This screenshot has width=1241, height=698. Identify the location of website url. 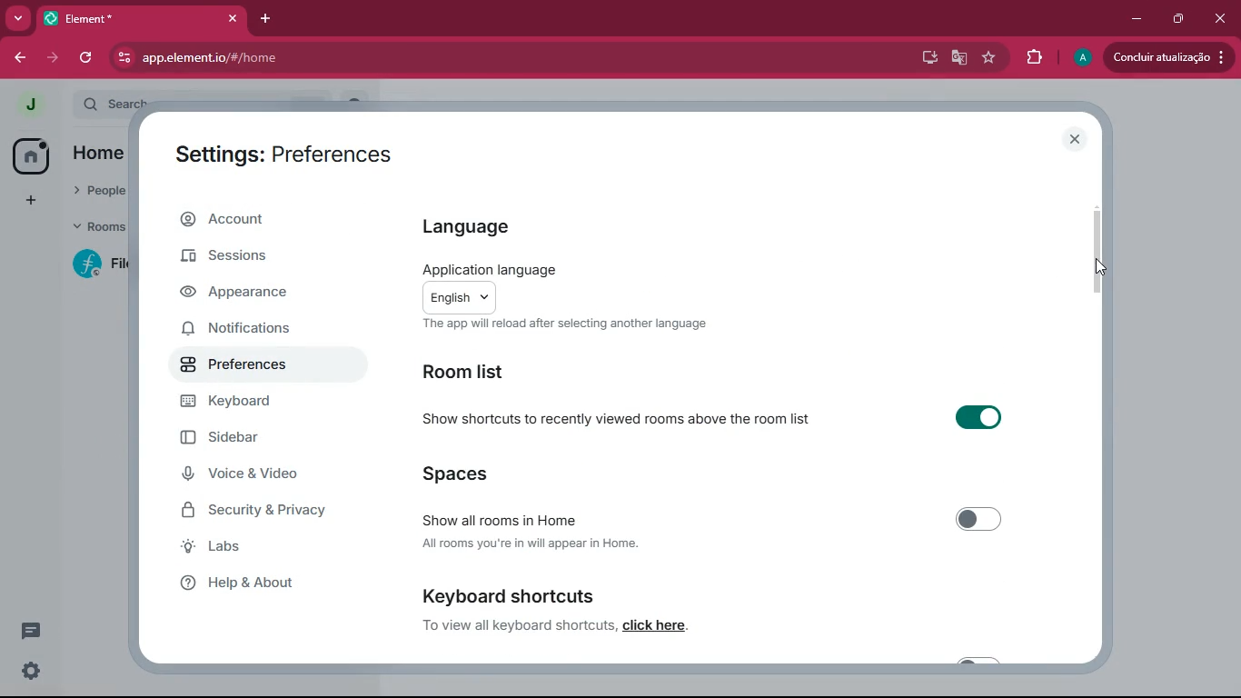
(306, 59).